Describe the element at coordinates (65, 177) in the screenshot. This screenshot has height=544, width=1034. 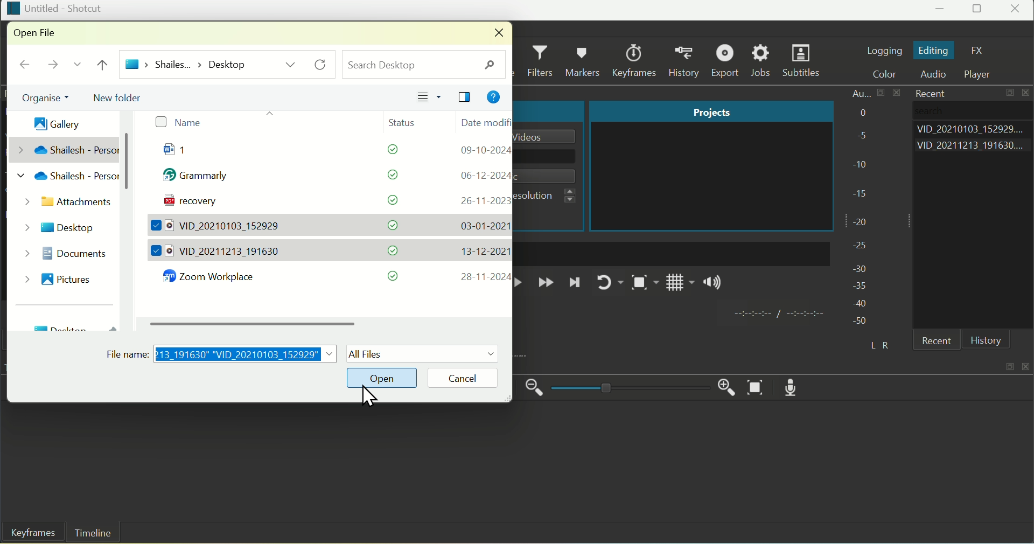
I see `shailesh - personal` at that location.